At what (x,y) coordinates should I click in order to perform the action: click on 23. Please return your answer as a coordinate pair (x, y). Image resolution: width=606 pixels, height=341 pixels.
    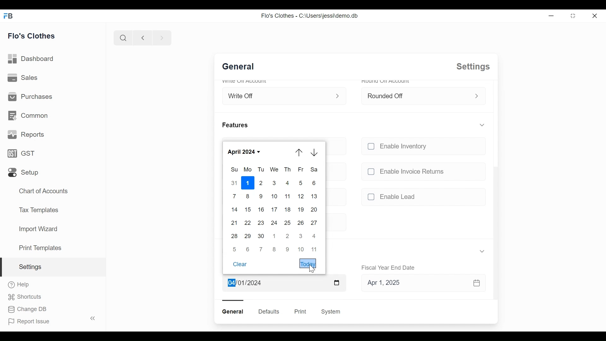
    Looking at the image, I should click on (261, 222).